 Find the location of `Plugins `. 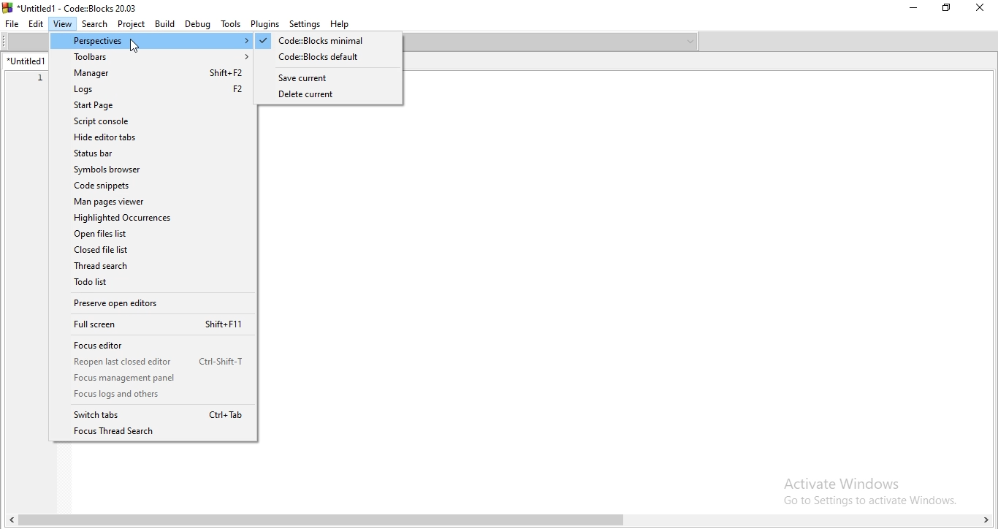

Plugins  is located at coordinates (264, 22).